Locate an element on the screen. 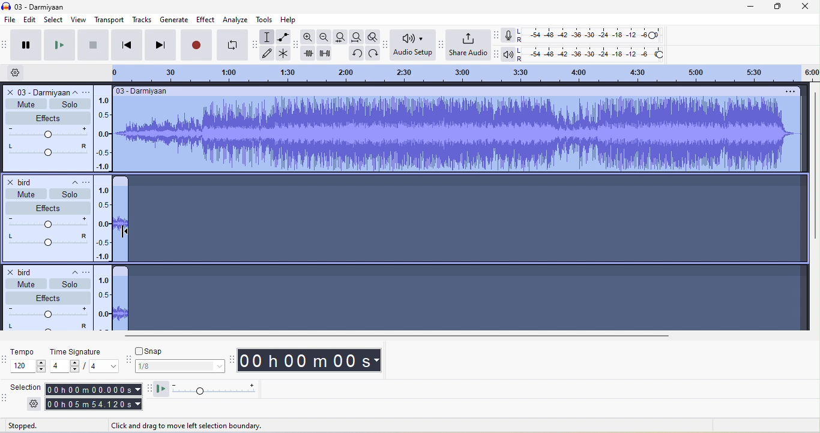 The image size is (820, 433). 03- darmiyaan is located at coordinates (145, 91).